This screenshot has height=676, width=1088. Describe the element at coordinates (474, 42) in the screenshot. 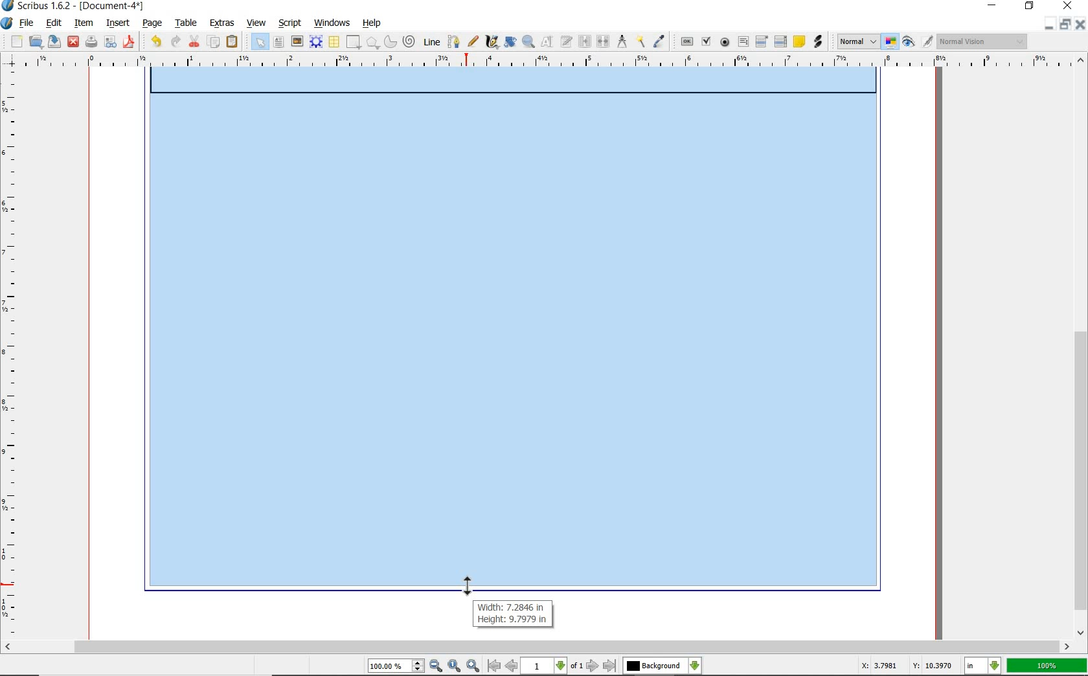

I see `freehand line` at that location.